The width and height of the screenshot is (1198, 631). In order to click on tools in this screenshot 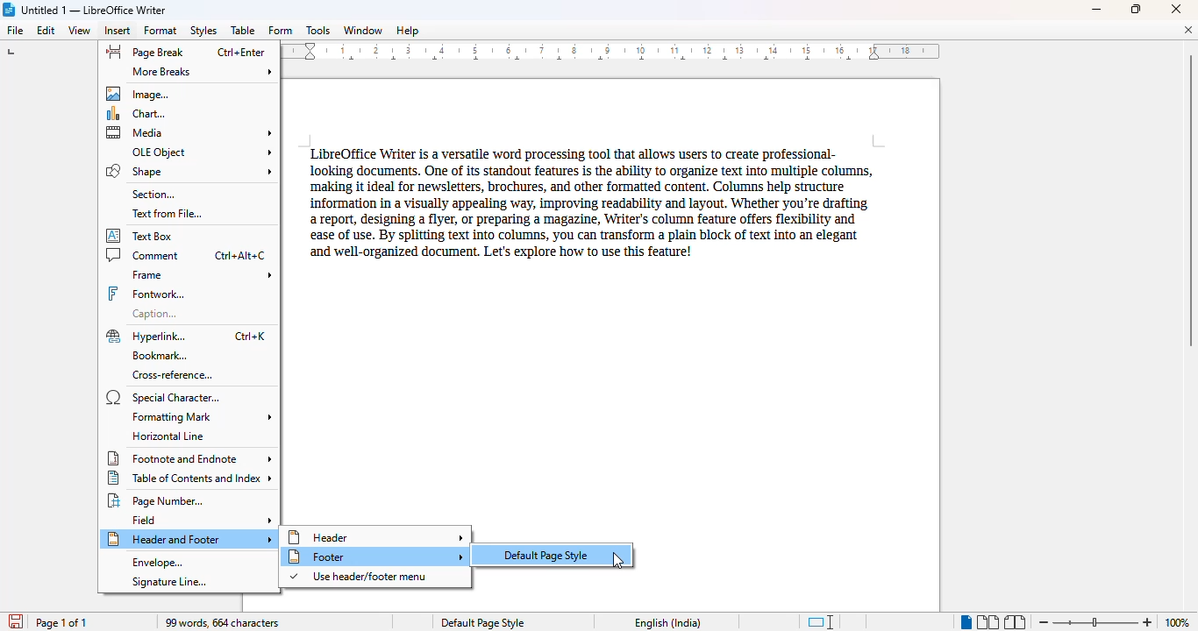, I will do `click(317, 31)`.